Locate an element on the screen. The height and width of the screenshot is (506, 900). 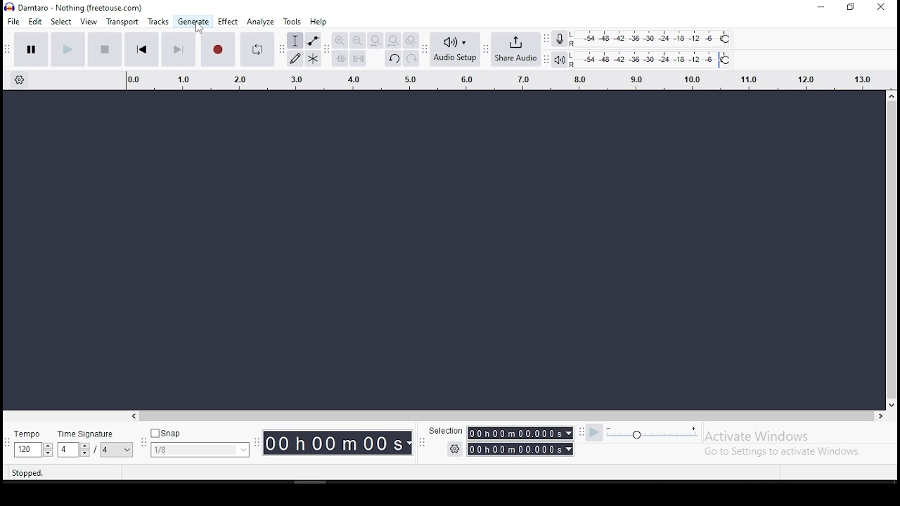
vertical range is located at coordinates (498, 78).